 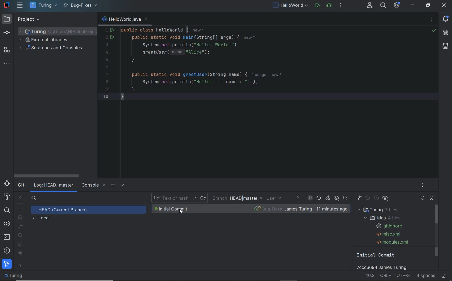 I want to click on run, so click(x=318, y=5).